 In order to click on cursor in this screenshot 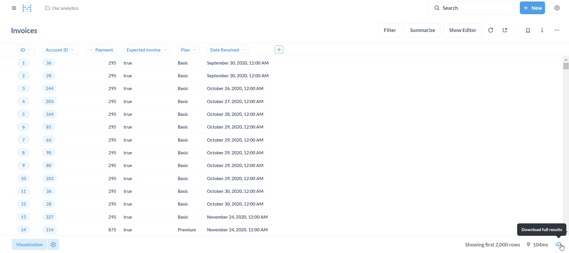, I will do `click(562, 249)`.